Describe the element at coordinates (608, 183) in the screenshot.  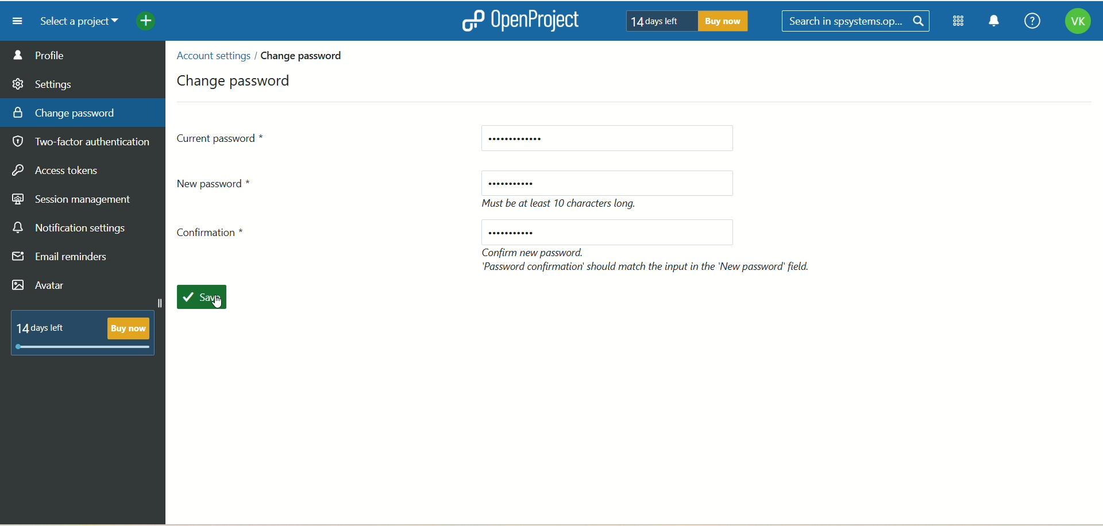
I see `new password` at that location.